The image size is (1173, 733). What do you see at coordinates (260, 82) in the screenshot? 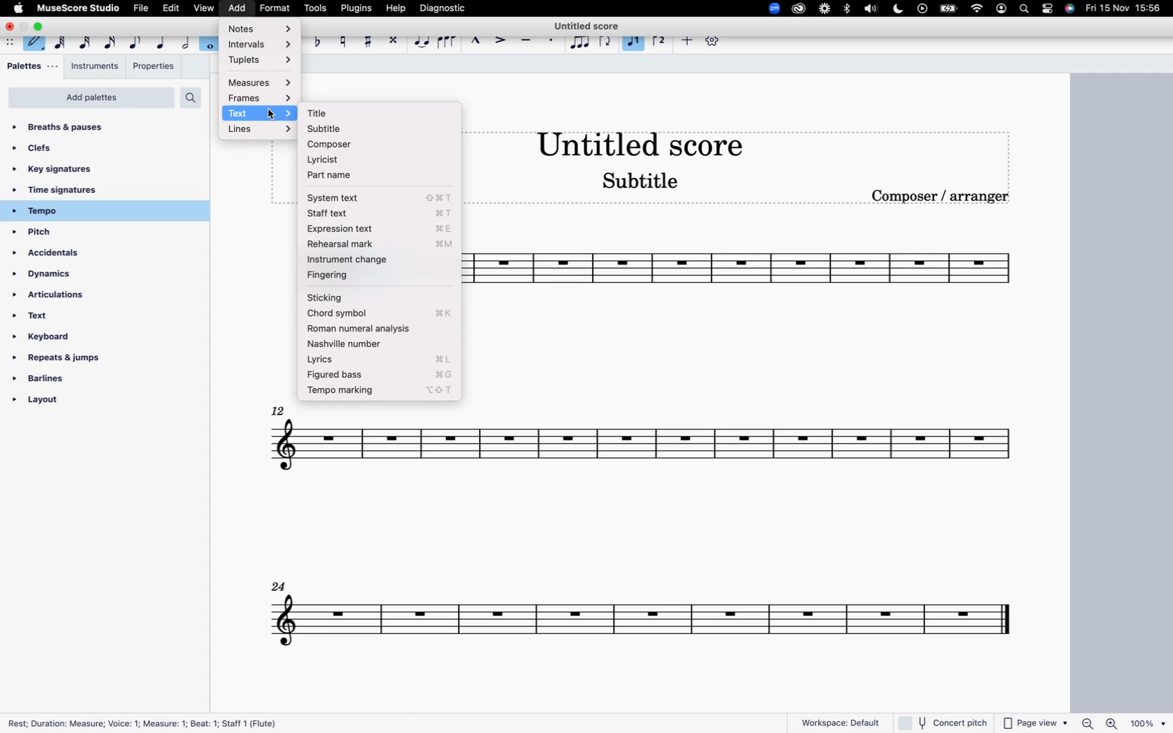
I see `measures` at bounding box center [260, 82].